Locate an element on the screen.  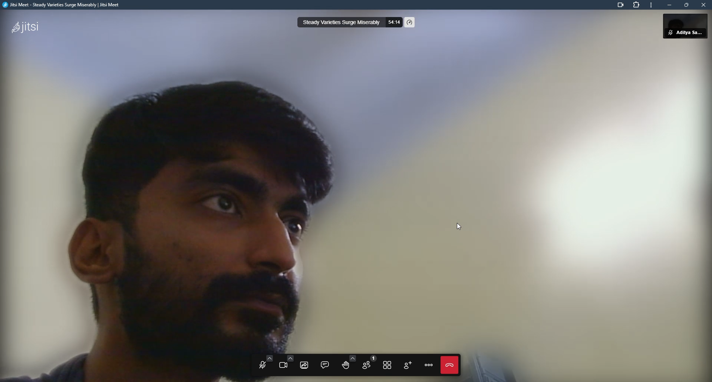
jitsi is located at coordinates (24, 26).